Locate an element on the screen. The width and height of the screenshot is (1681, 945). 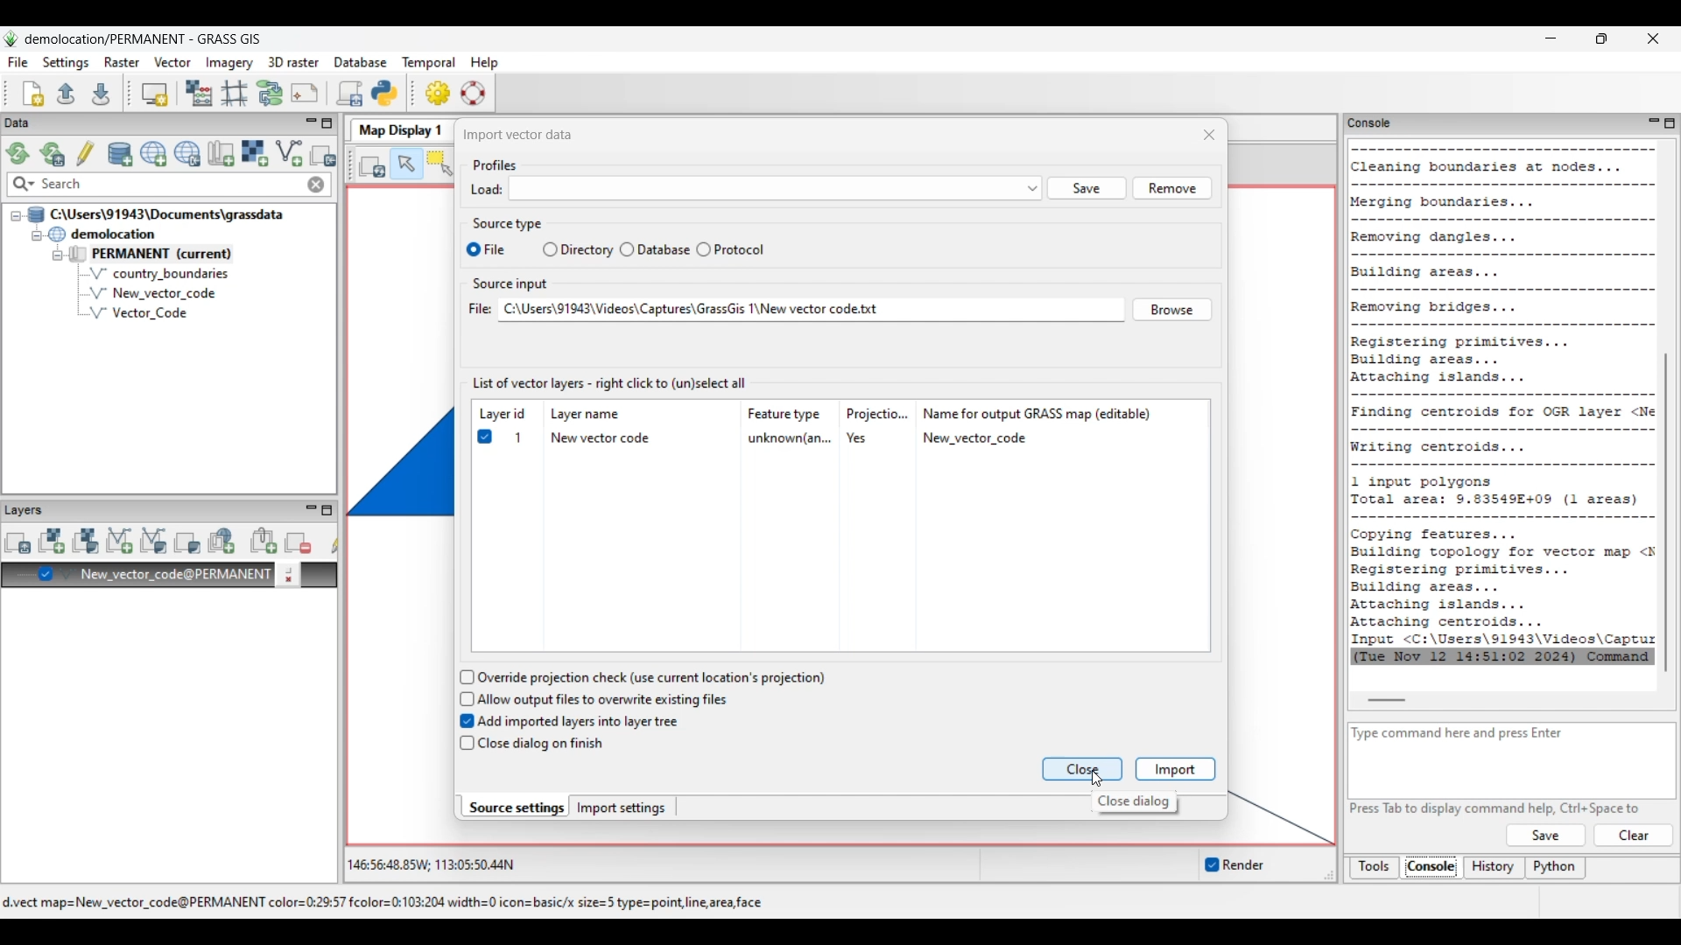
Layer name is located at coordinates (588, 412).